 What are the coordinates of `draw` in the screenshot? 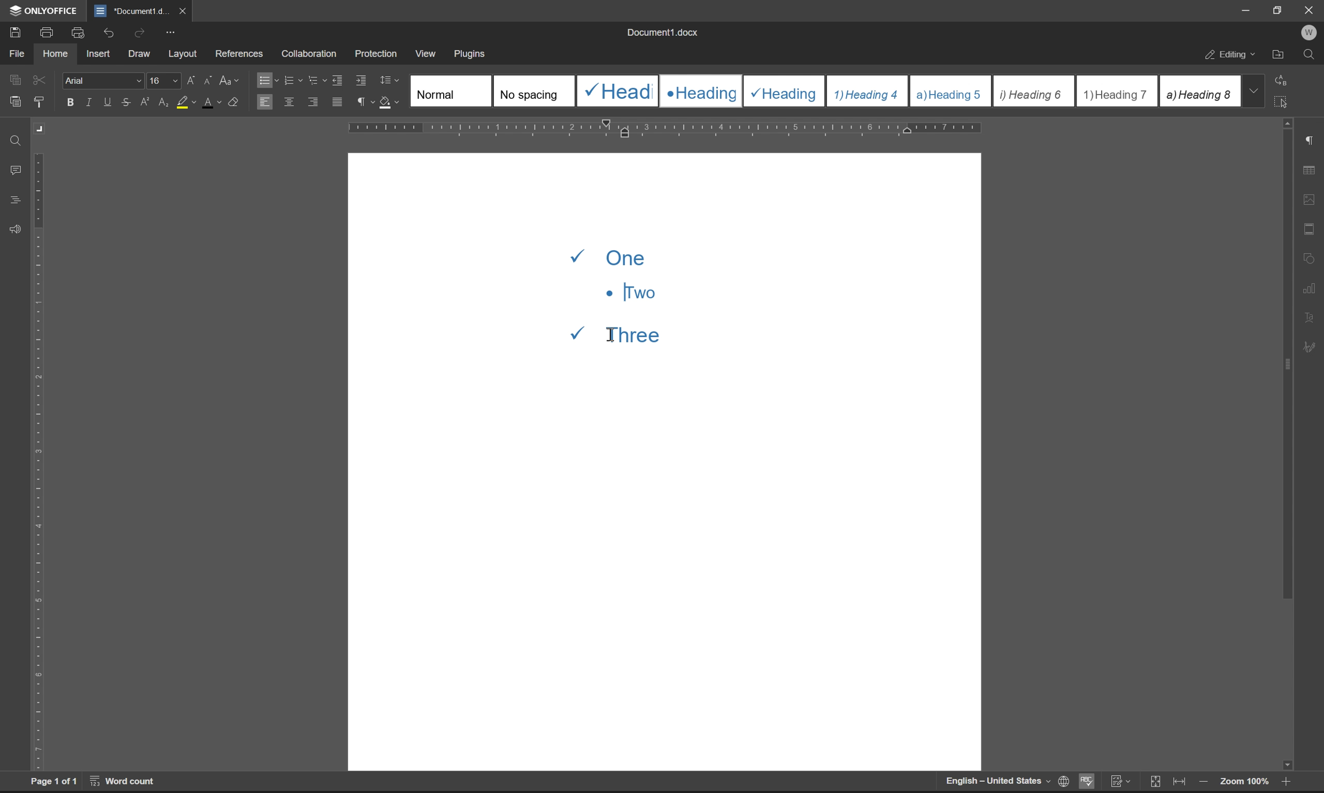 It's located at (142, 55).